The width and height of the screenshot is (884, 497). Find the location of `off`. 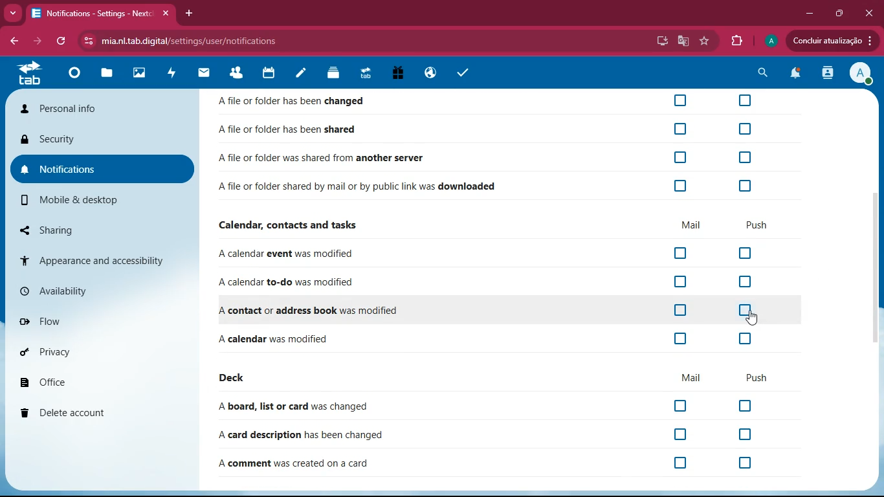

off is located at coordinates (678, 311).